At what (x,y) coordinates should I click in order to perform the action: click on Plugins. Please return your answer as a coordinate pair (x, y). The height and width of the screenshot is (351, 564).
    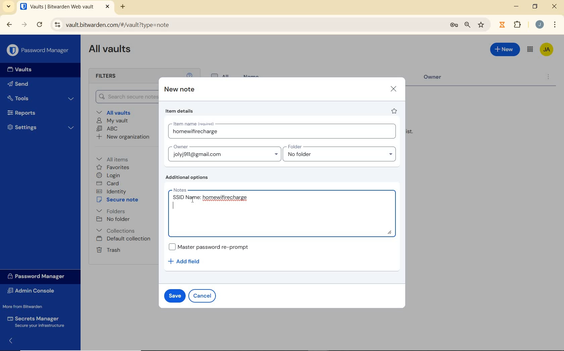
    Looking at the image, I should click on (519, 24).